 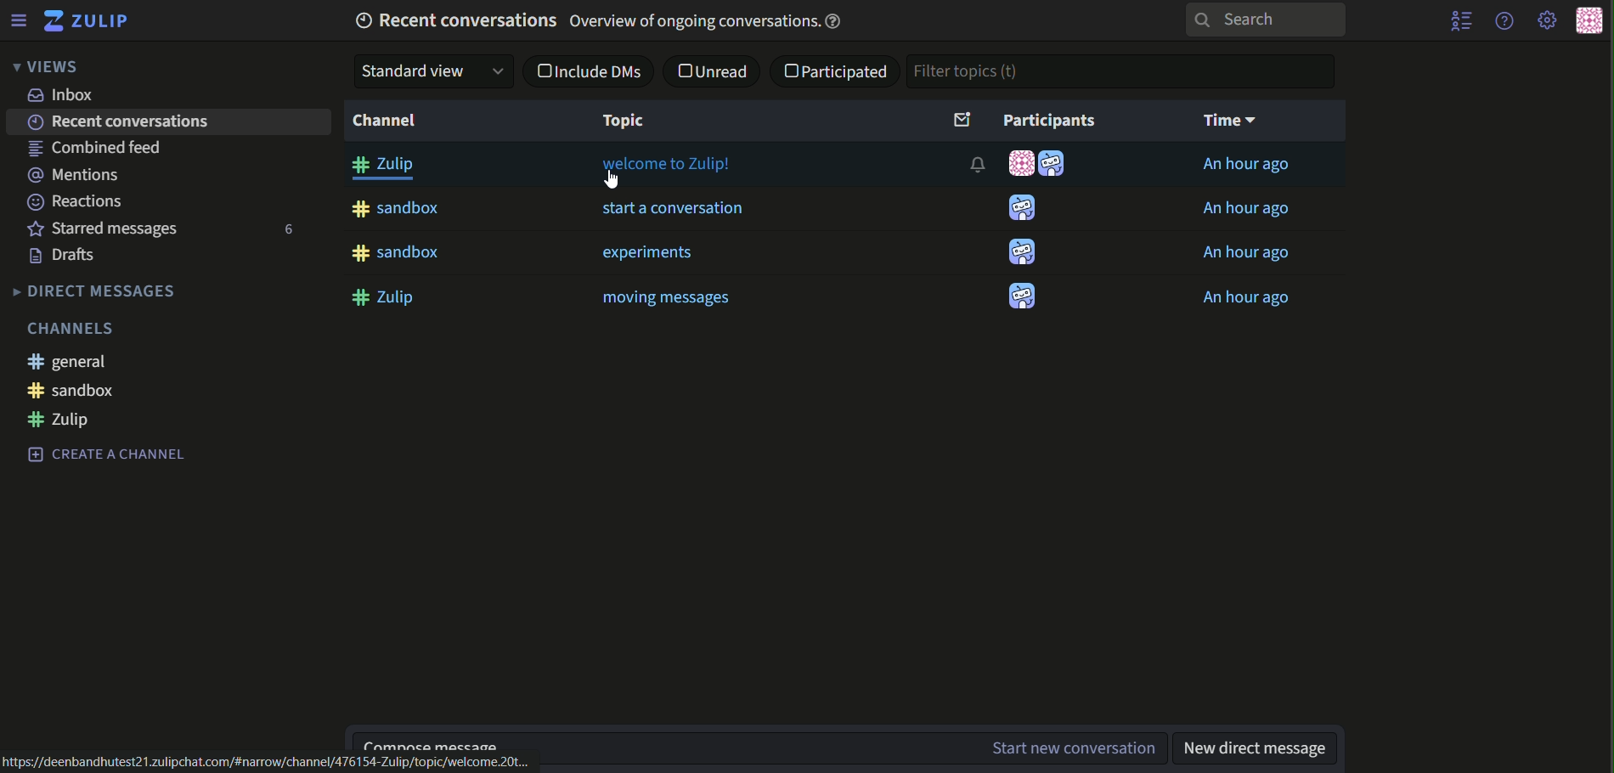 I want to click on text, so click(x=105, y=229).